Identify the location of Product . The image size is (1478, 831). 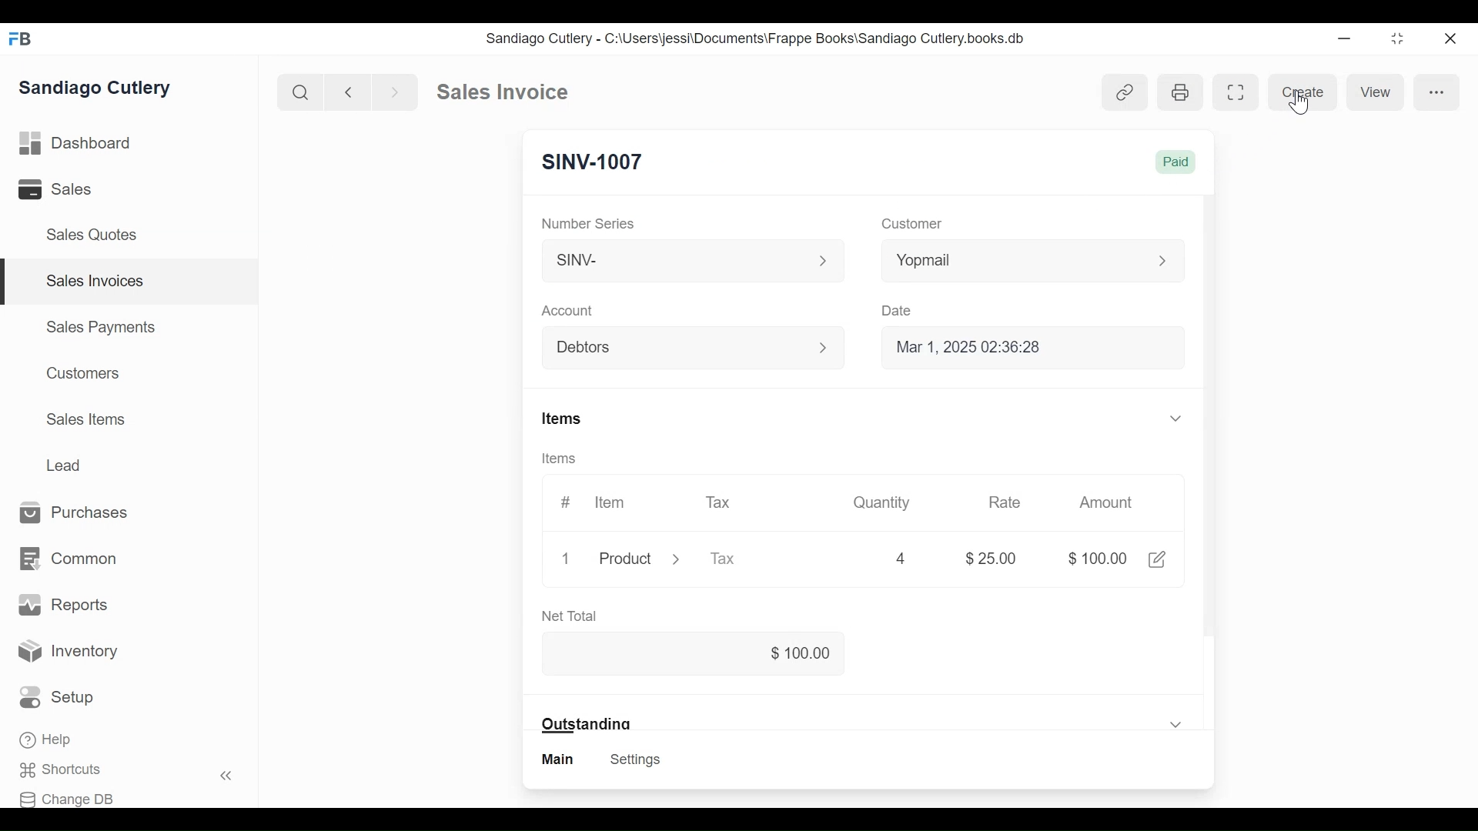
(637, 559).